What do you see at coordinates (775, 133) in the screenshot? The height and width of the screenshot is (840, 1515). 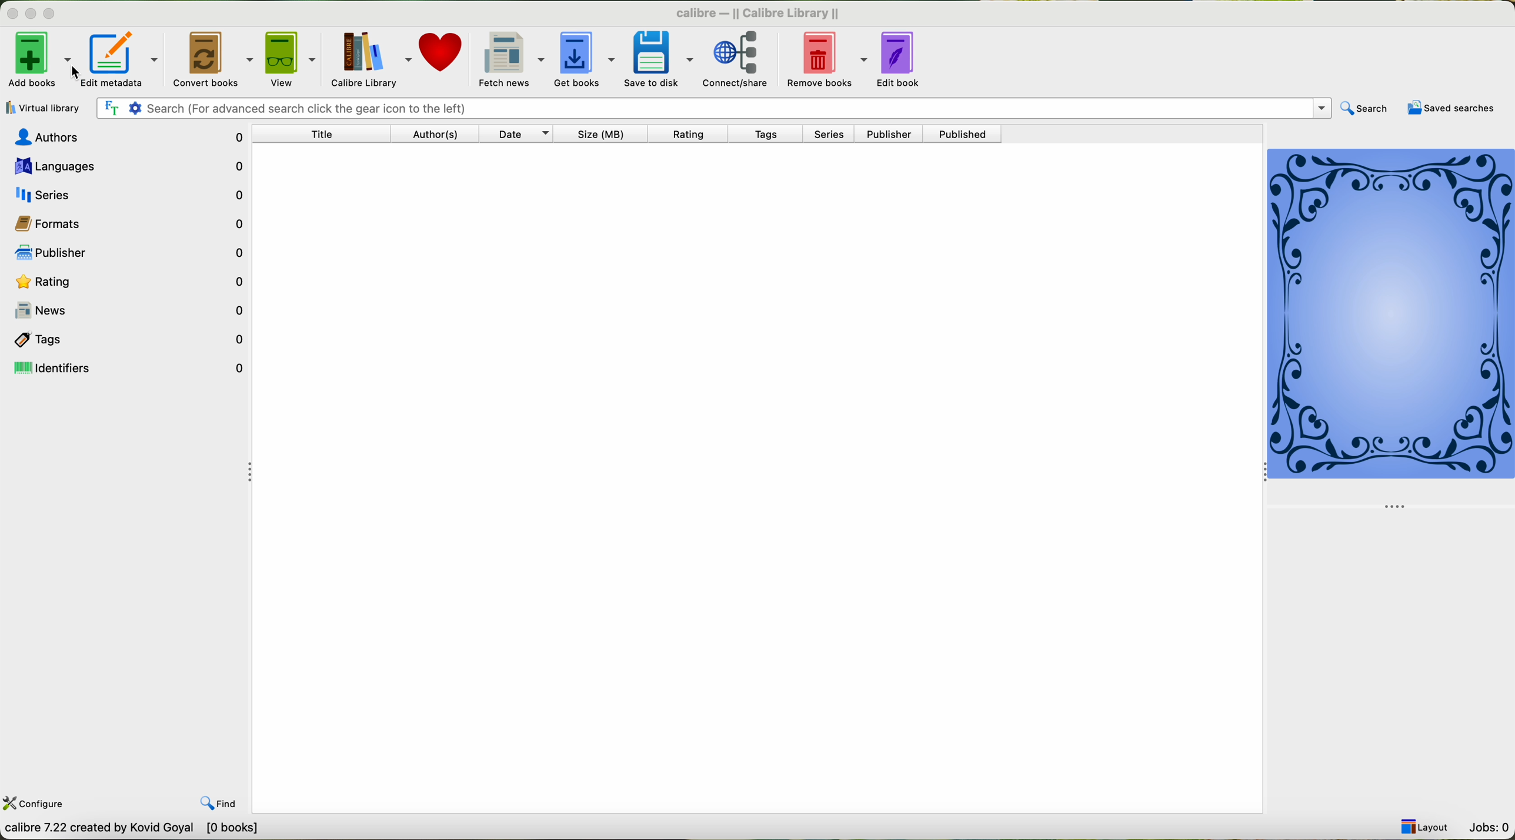 I see `tags` at bounding box center [775, 133].